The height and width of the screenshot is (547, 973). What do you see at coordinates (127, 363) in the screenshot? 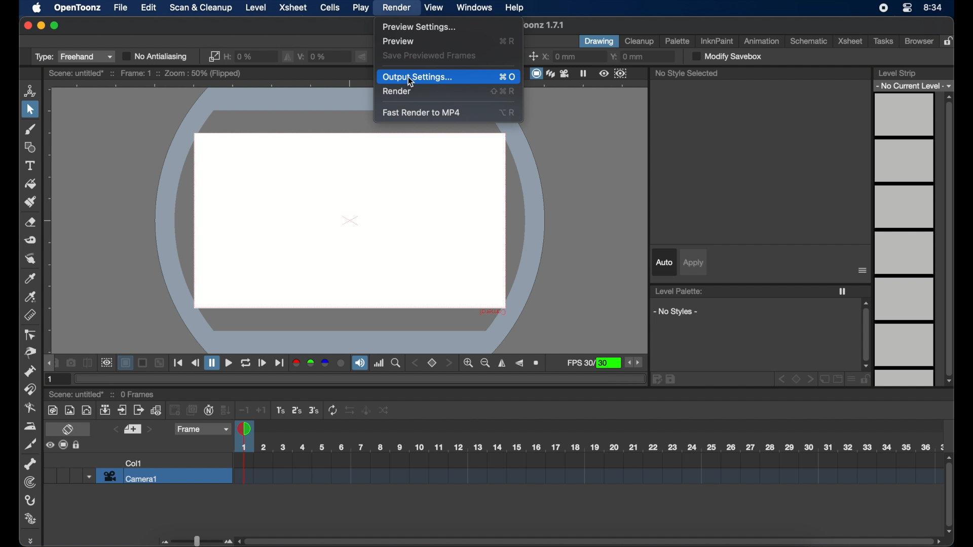
I see `background` at bounding box center [127, 363].